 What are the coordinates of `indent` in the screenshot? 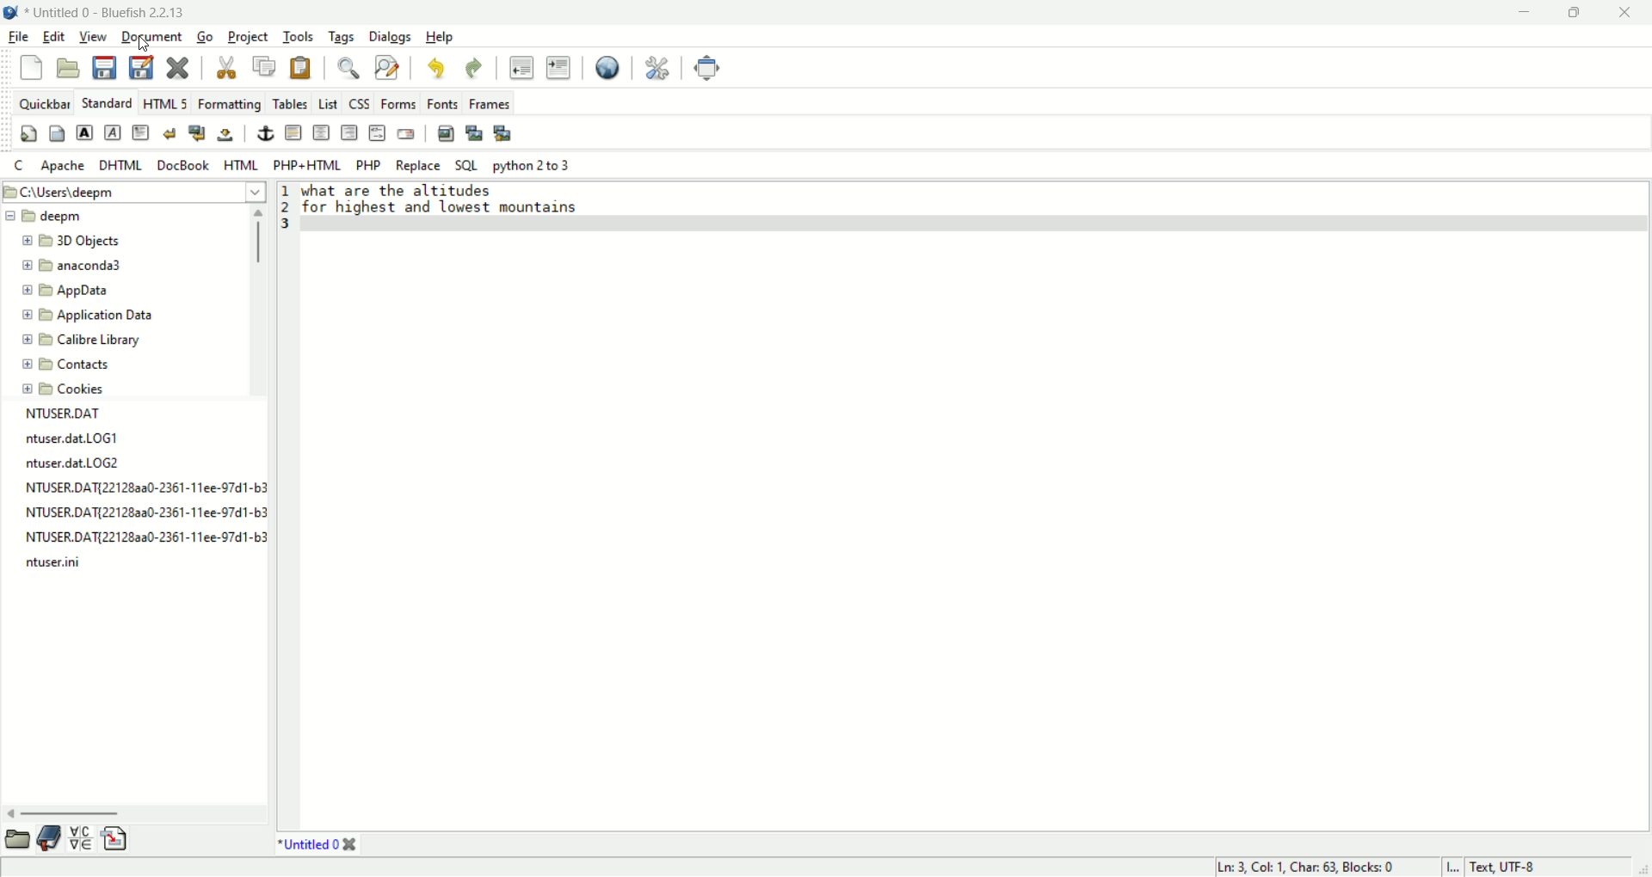 It's located at (558, 68).